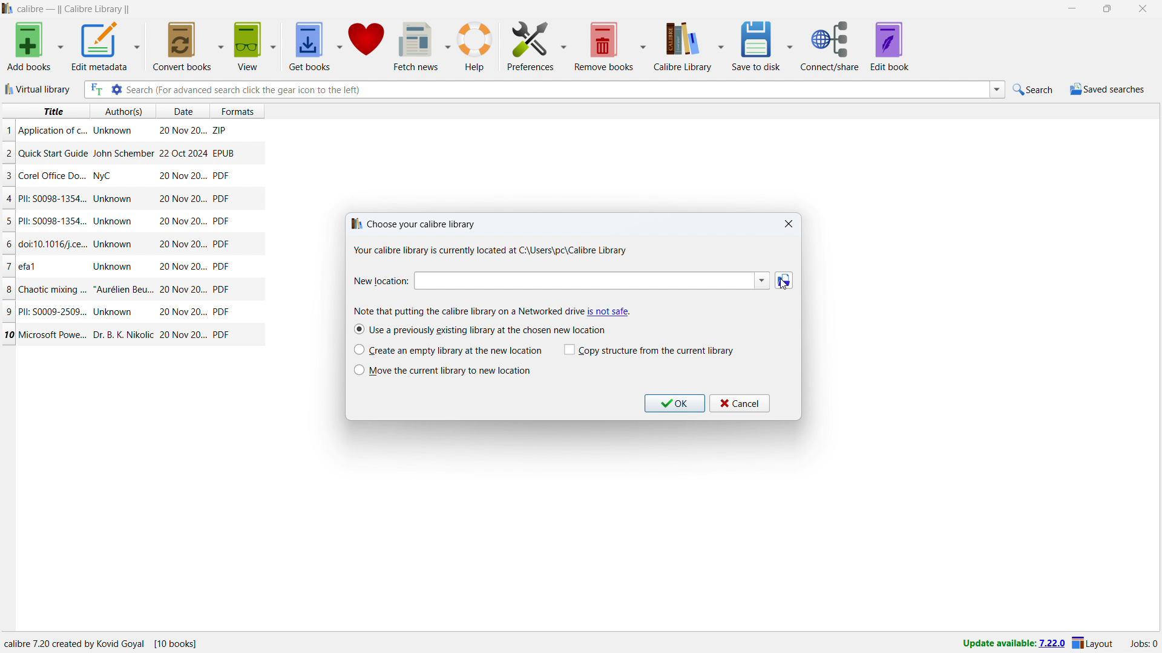  I want to click on remove books options, so click(643, 46).